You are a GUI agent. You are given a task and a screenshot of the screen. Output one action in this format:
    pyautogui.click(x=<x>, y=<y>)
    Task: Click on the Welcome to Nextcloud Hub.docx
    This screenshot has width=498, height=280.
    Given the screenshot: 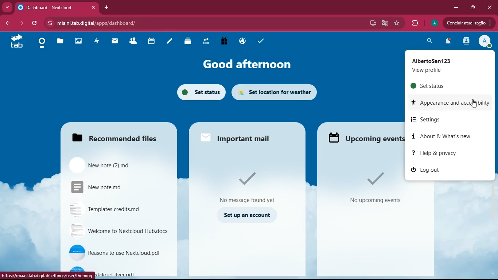 What is the action you would take?
    pyautogui.click(x=120, y=232)
    